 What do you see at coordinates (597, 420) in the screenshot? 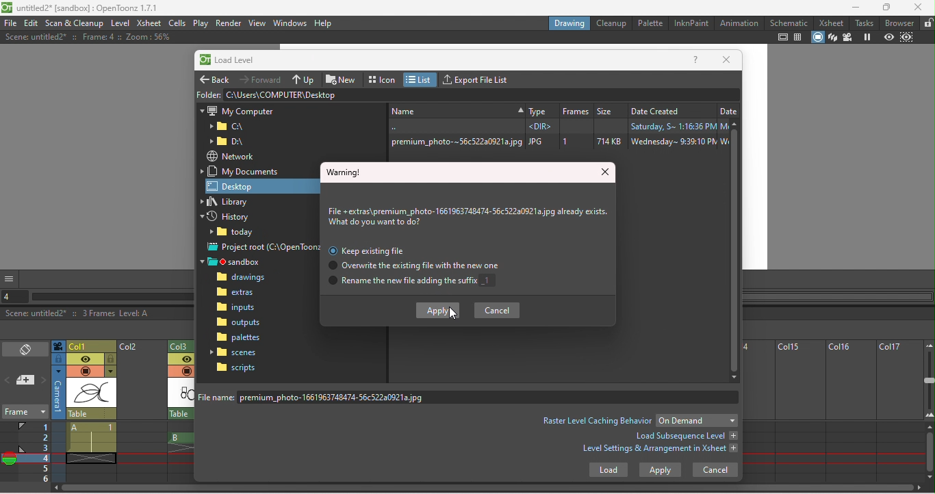
I see `Raster level caching behvior` at bounding box center [597, 420].